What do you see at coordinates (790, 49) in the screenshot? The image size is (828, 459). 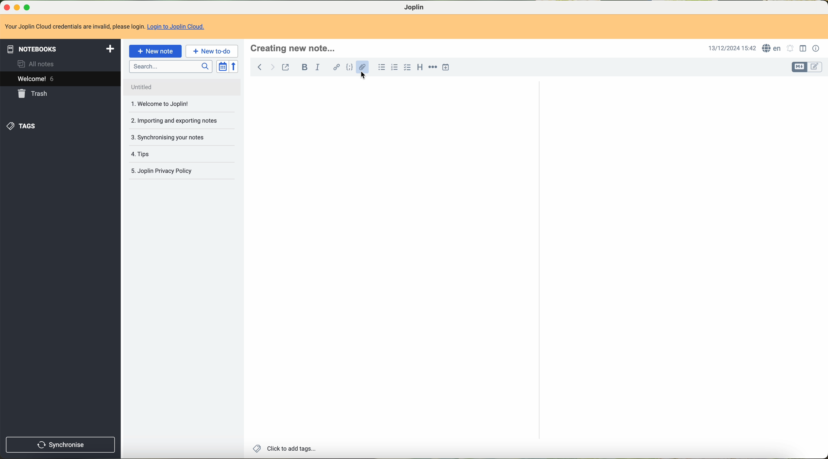 I see `set alarm` at bounding box center [790, 49].